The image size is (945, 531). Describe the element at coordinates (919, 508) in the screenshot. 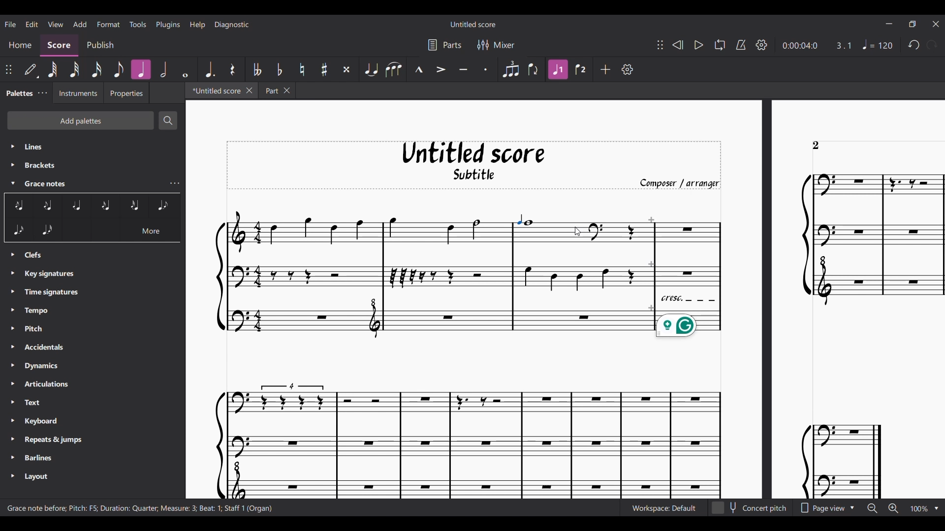

I see `Current zoom factor` at that location.